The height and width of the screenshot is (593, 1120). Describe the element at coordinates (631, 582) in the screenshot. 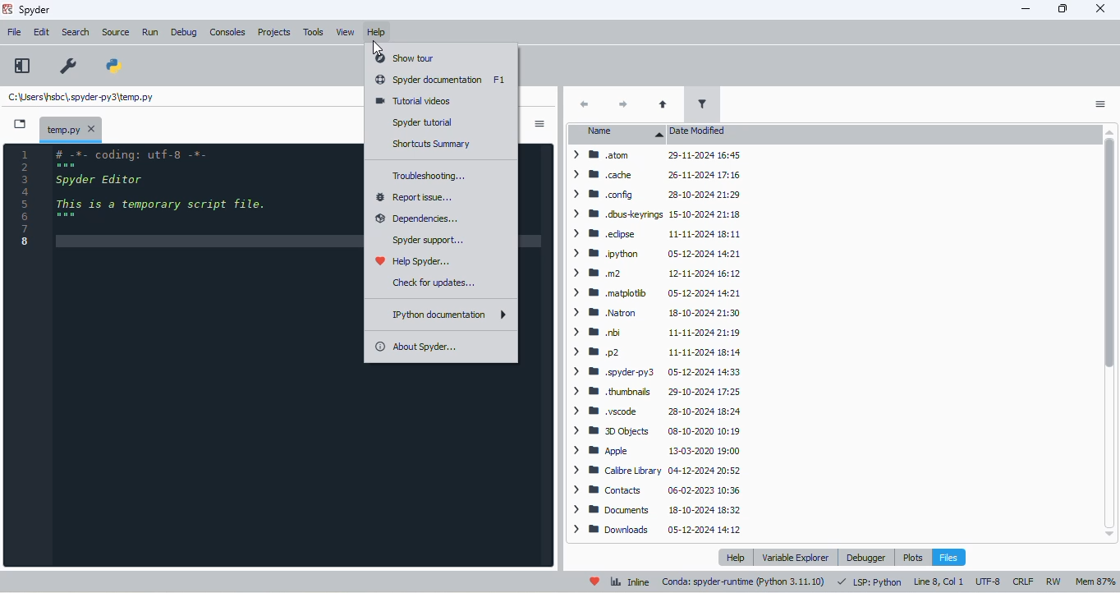

I see `inline` at that location.